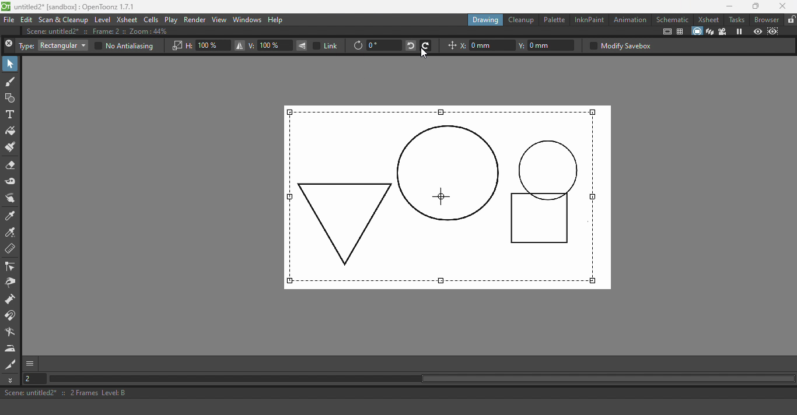 The image size is (797, 415). What do you see at coordinates (9, 45) in the screenshot?
I see `Close` at bounding box center [9, 45].